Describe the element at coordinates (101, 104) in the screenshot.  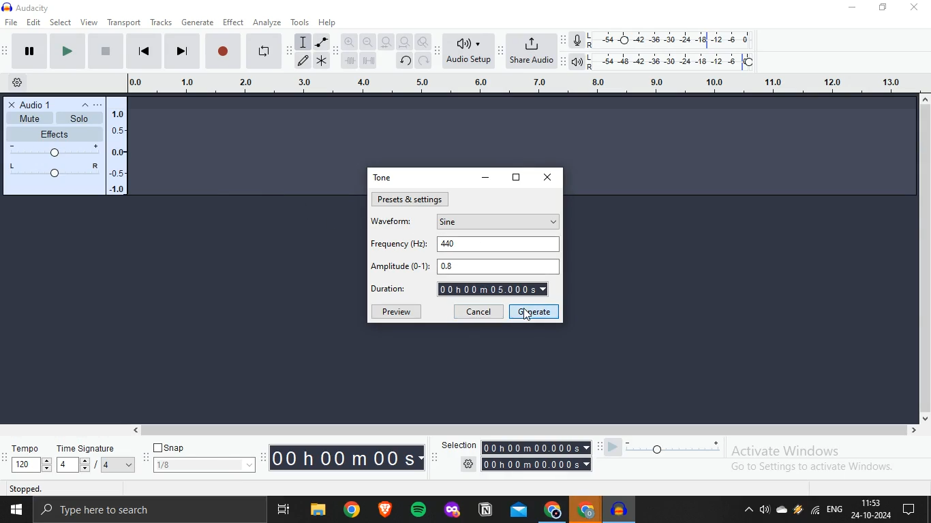
I see `More options` at that location.